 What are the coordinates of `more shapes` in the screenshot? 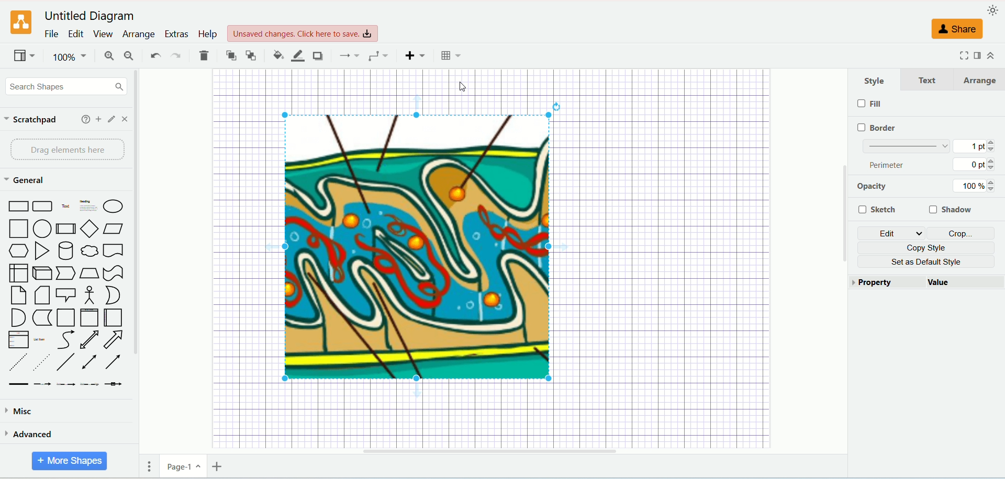 It's located at (70, 461).